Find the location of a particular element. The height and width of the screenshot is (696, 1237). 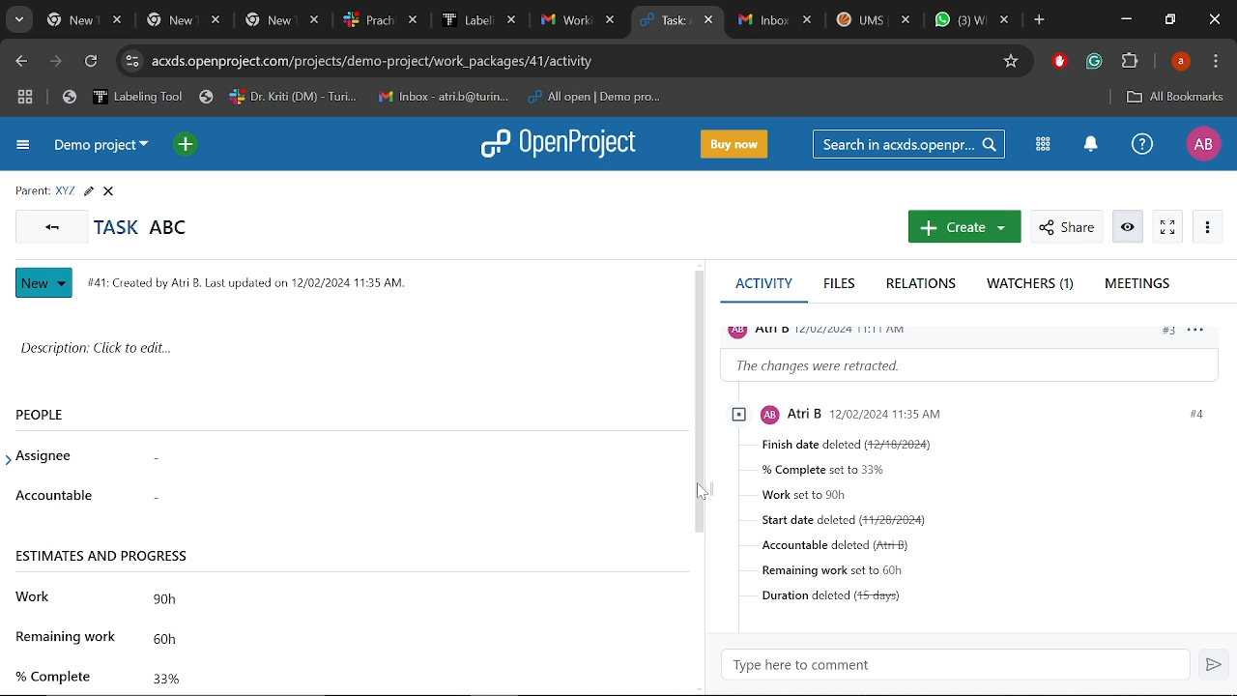

Cite info is located at coordinates (132, 62).